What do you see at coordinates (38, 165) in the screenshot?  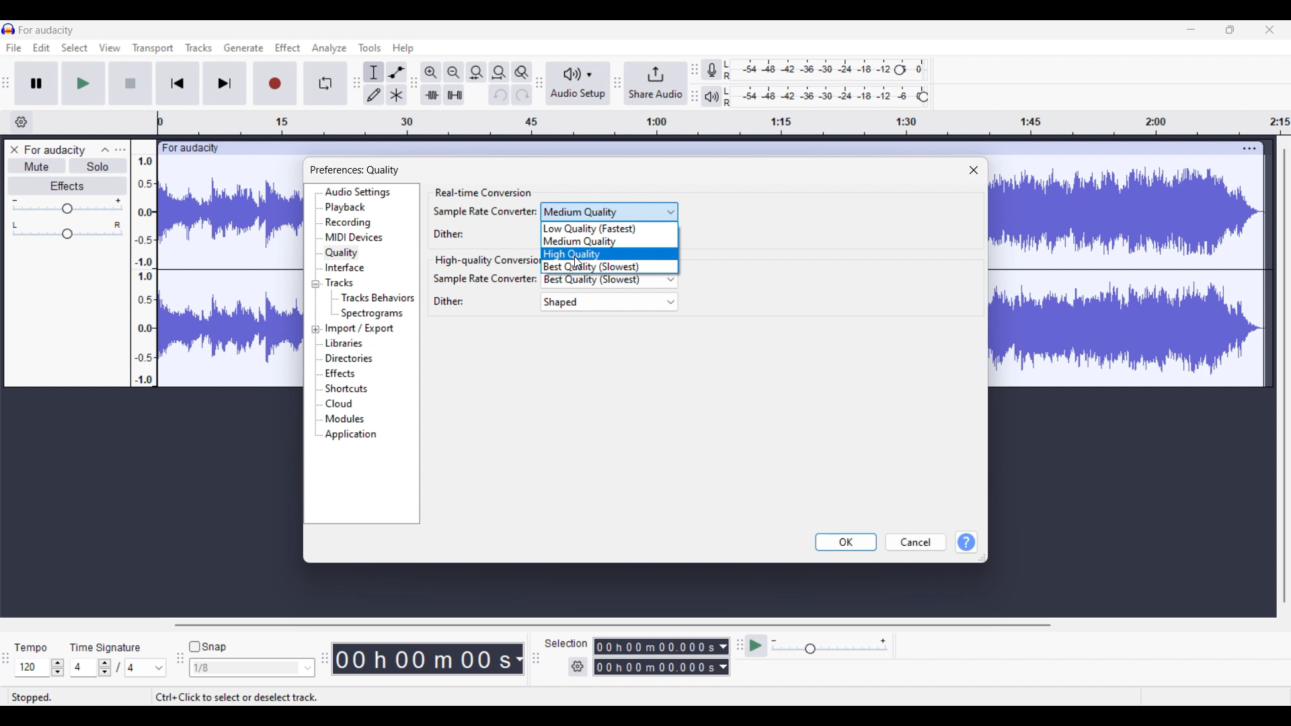 I see `Mute` at bounding box center [38, 165].